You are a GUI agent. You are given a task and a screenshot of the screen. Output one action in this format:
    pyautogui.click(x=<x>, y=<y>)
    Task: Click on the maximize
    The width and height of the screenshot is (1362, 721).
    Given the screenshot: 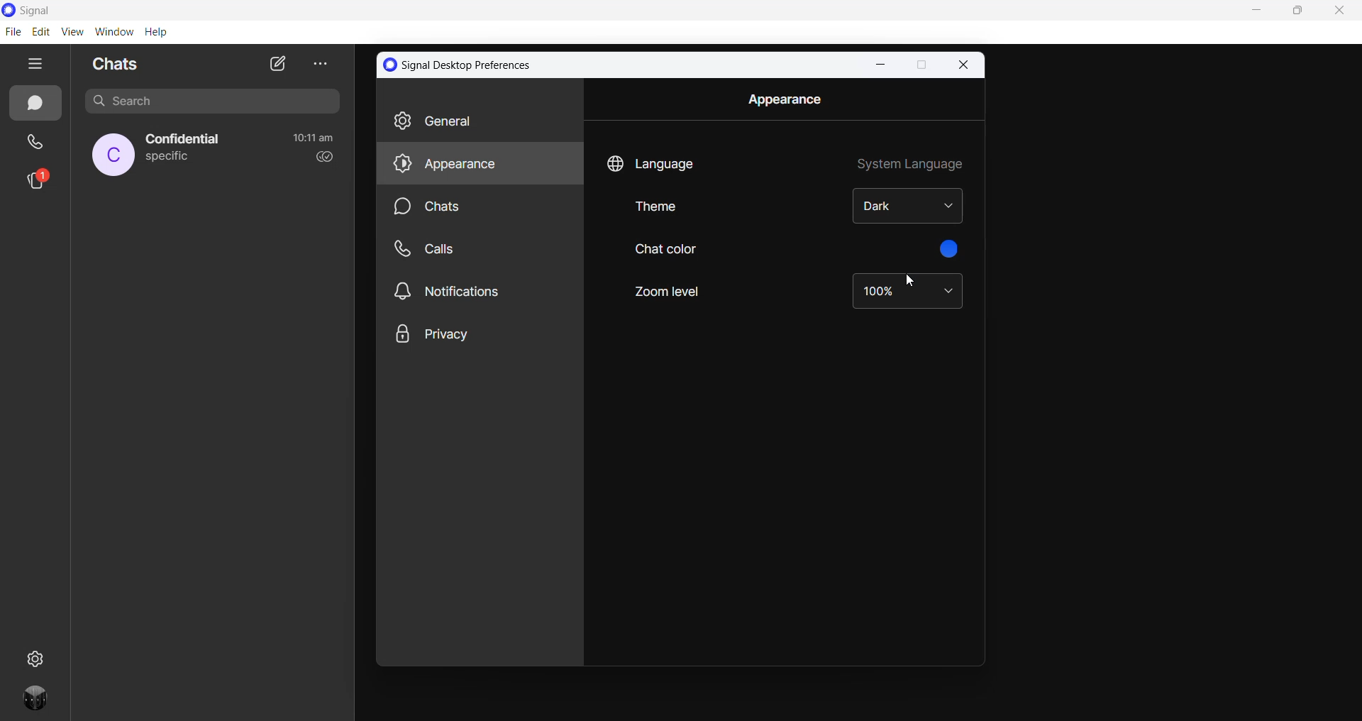 What is the action you would take?
    pyautogui.click(x=1302, y=12)
    